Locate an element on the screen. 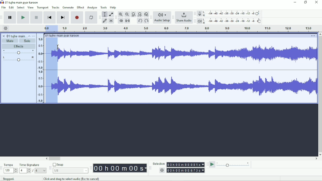 This screenshot has width=322, height=181. Play is located at coordinates (23, 17).